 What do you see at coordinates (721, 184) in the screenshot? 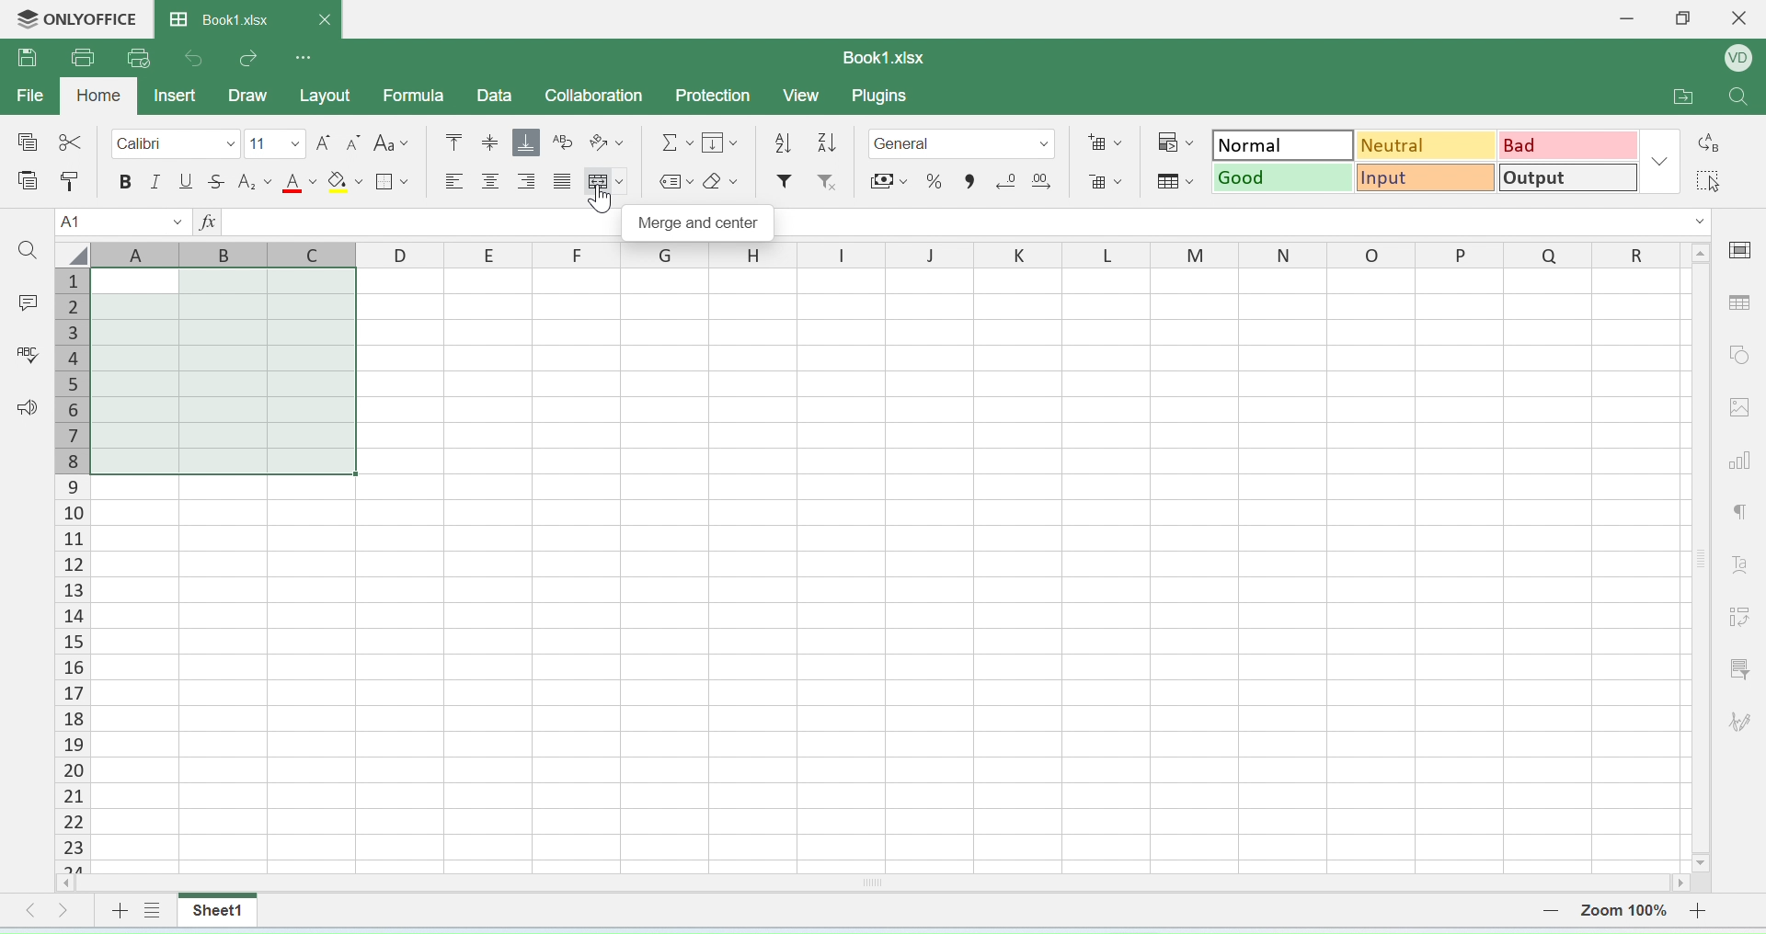
I see `erase` at bounding box center [721, 184].